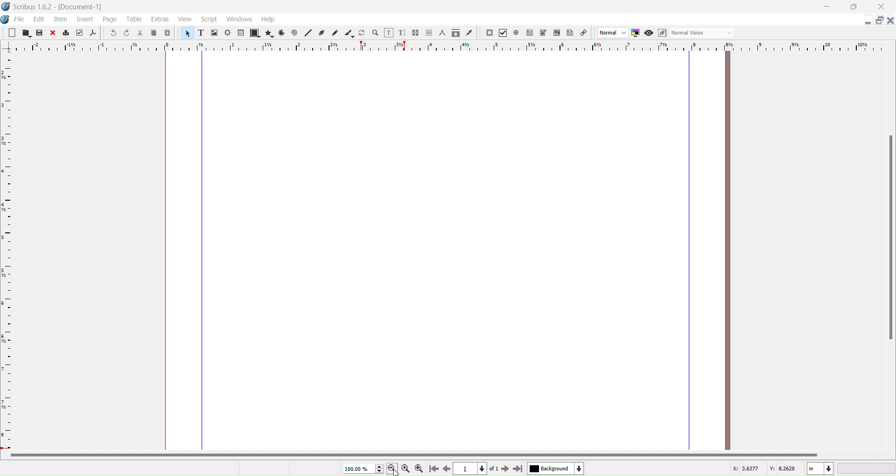  What do you see at coordinates (239, 19) in the screenshot?
I see `Windows` at bounding box center [239, 19].